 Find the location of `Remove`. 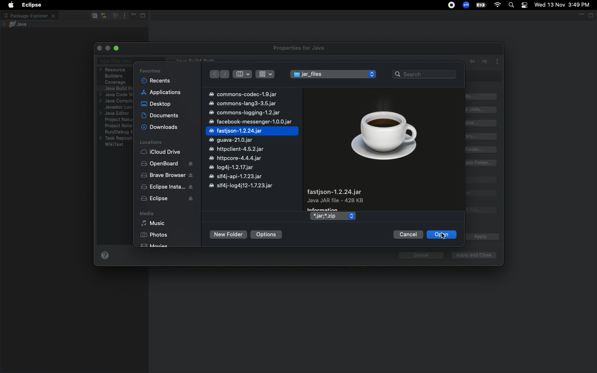

Remove is located at coordinates (481, 193).